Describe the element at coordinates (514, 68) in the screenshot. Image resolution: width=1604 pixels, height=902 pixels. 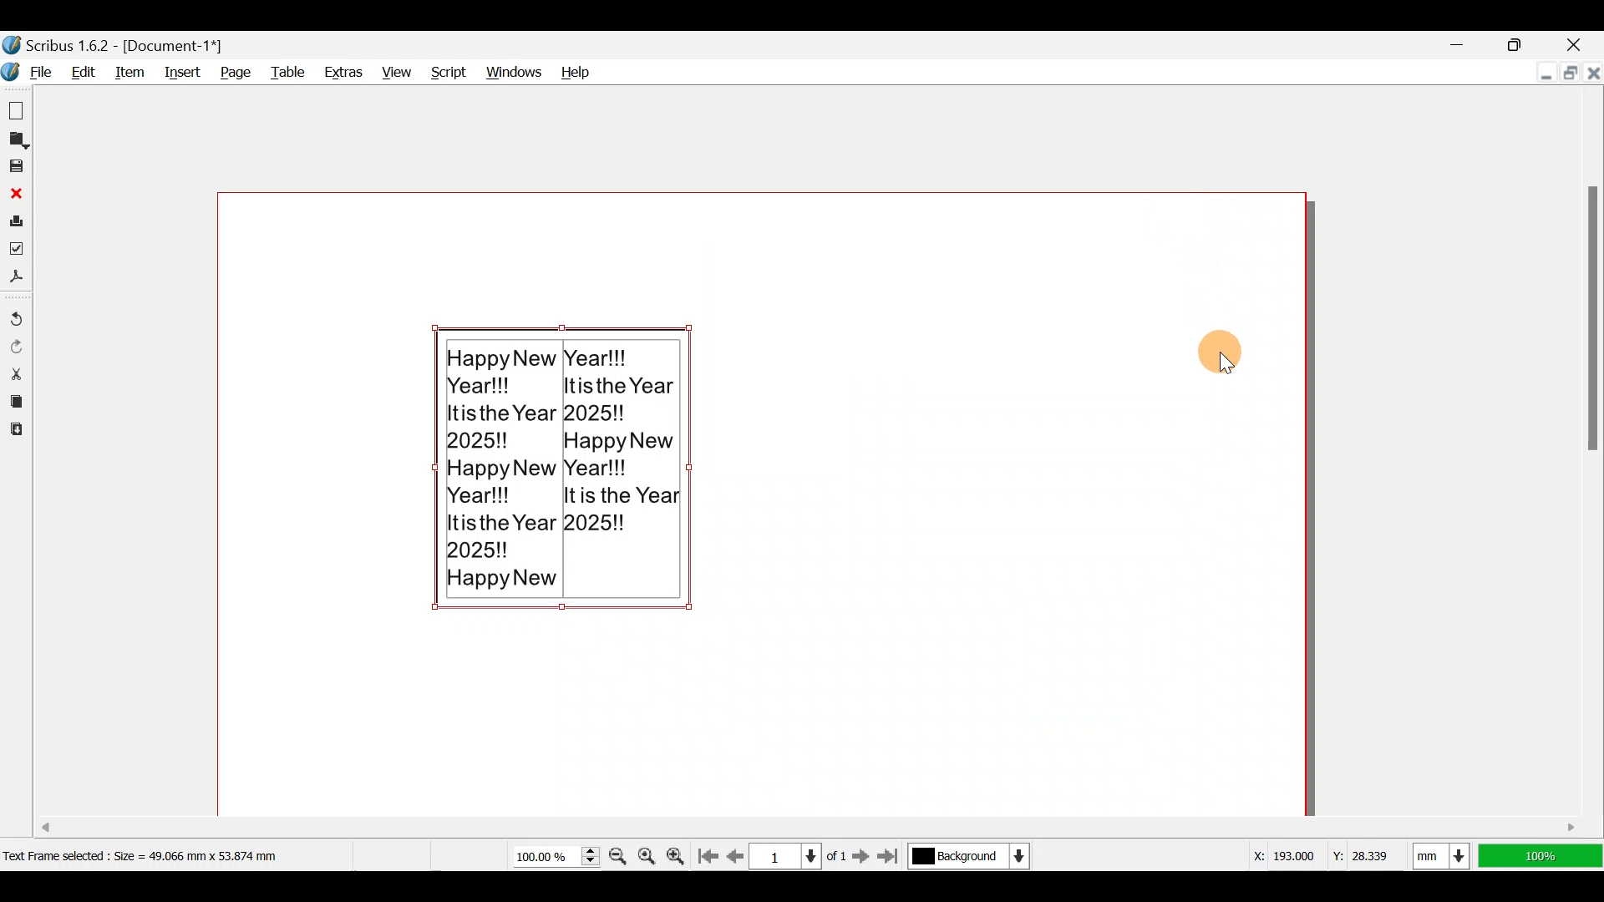
I see `Windows` at that location.